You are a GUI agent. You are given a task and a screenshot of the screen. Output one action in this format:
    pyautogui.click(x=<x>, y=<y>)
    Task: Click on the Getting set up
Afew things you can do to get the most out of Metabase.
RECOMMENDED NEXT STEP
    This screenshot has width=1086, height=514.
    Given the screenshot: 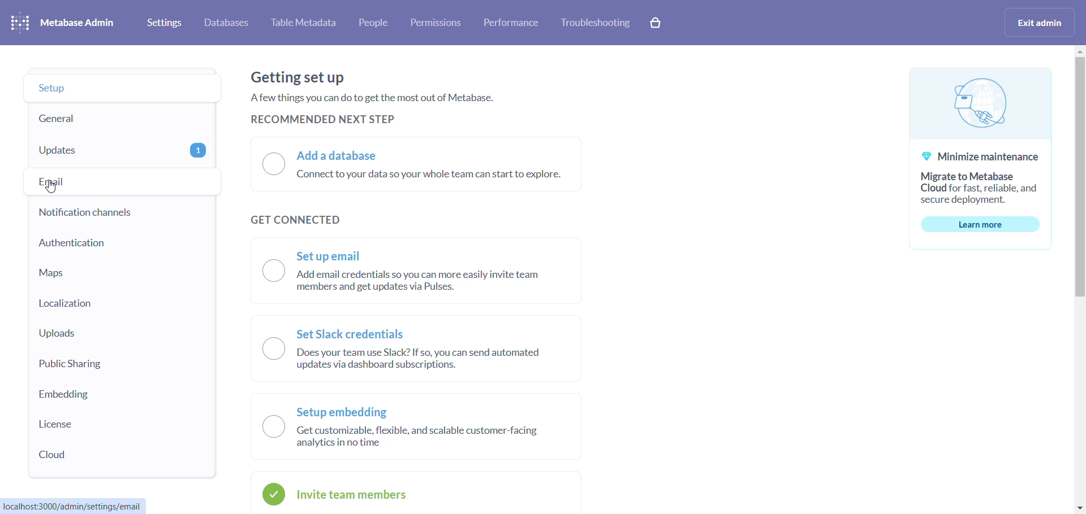 What is the action you would take?
    pyautogui.click(x=380, y=98)
    